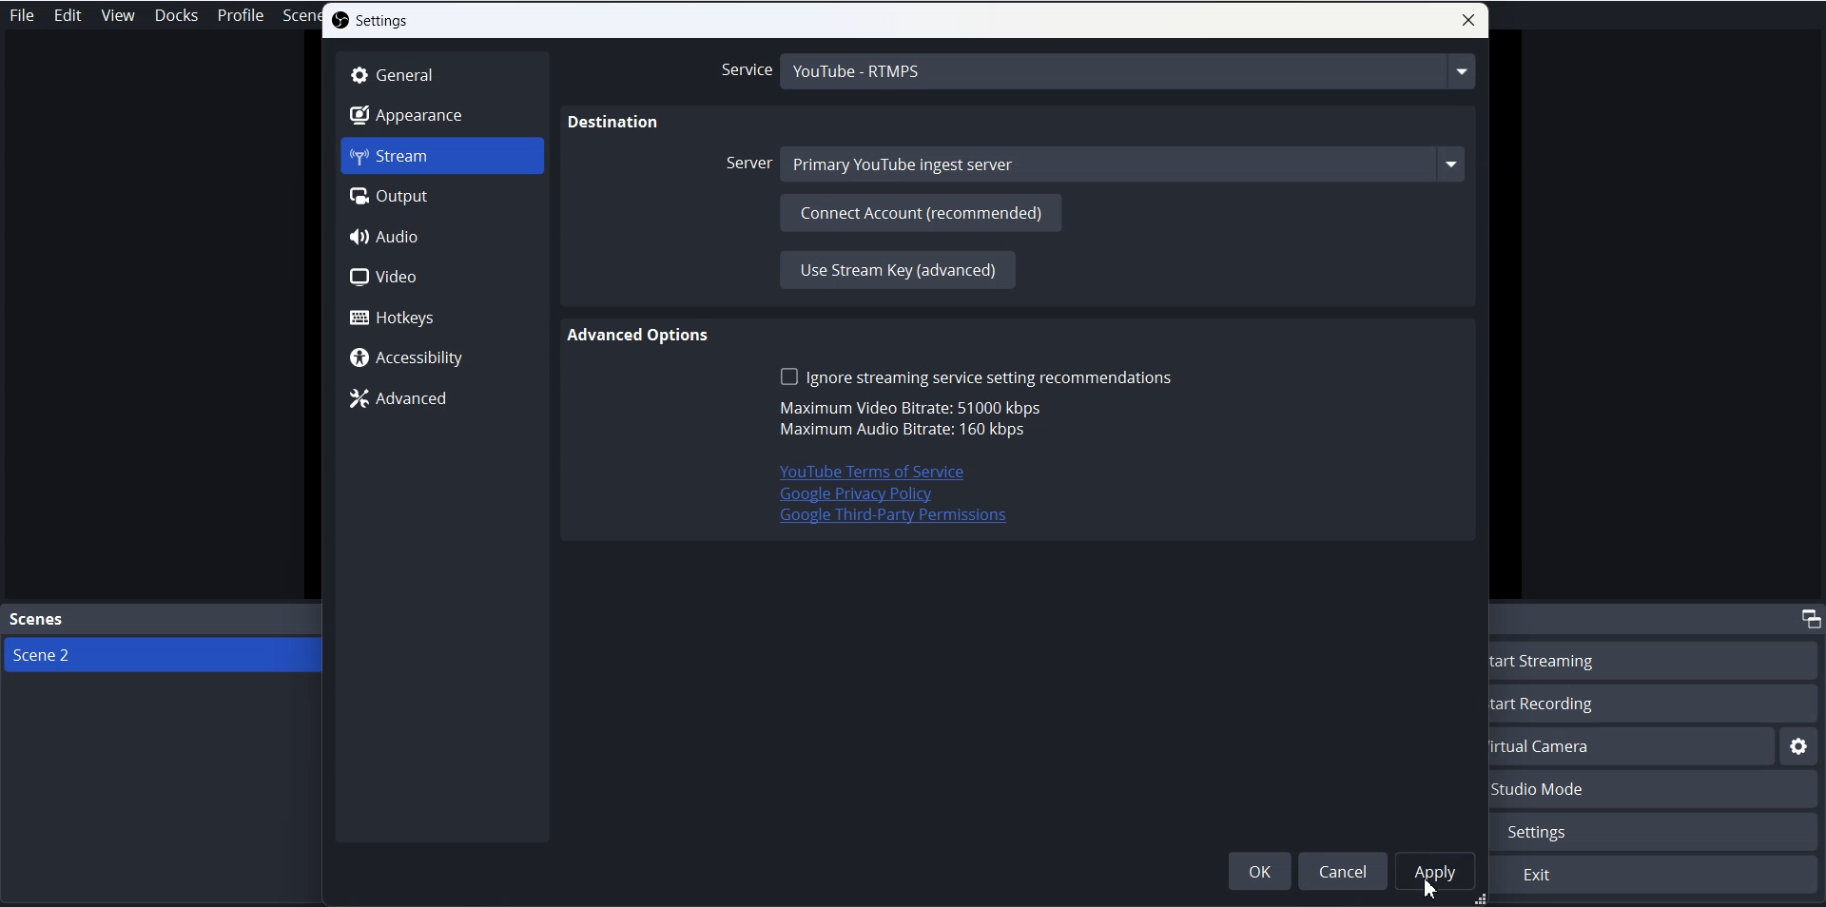 This screenshot has height=907, width=1826. What do you see at coordinates (440, 277) in the screenshot?
I see `Video` at bounding box center [440, 277].